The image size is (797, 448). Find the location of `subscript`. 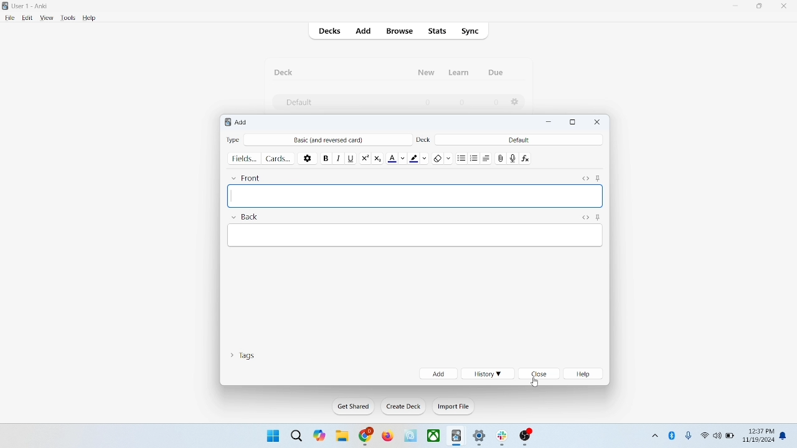

subscript is located at coordinates (377, 157).